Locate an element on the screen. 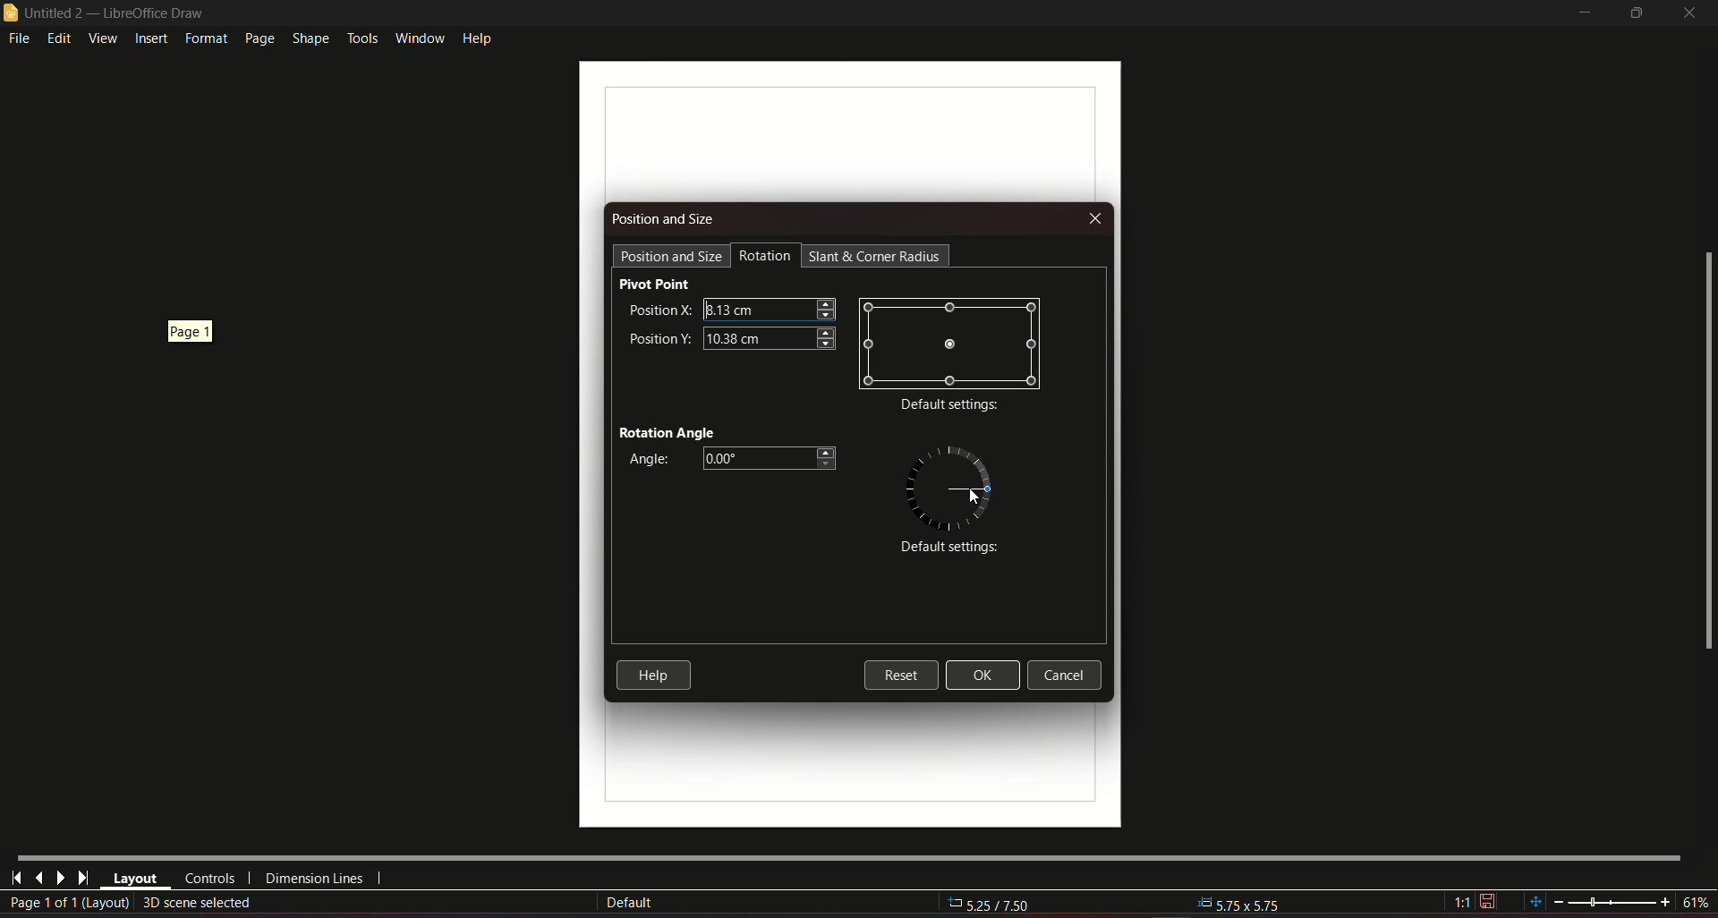 The width and height of the screenshot is (1718, 918). view is located at coordinates (102, 38).